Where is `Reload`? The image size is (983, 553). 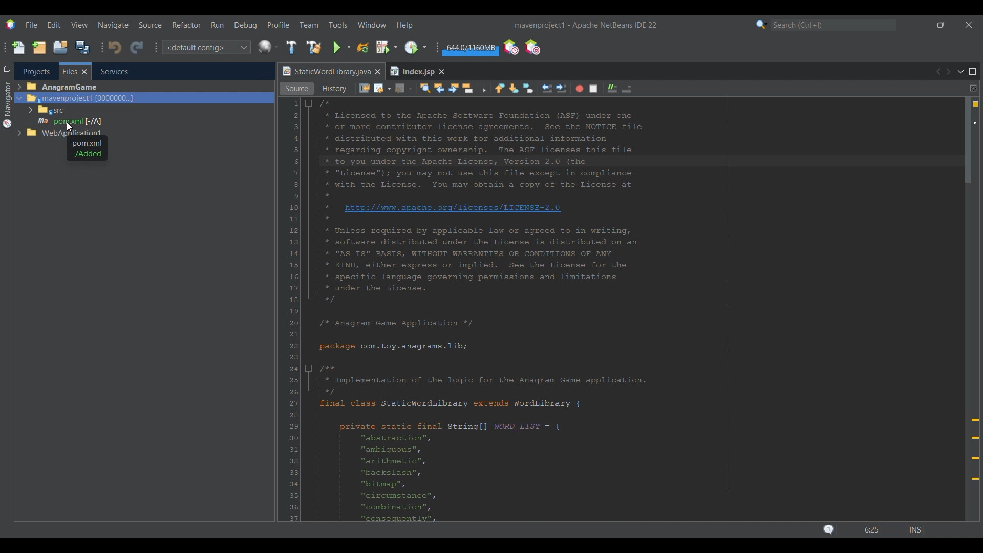 Reload is located at coordinates (363, 48).